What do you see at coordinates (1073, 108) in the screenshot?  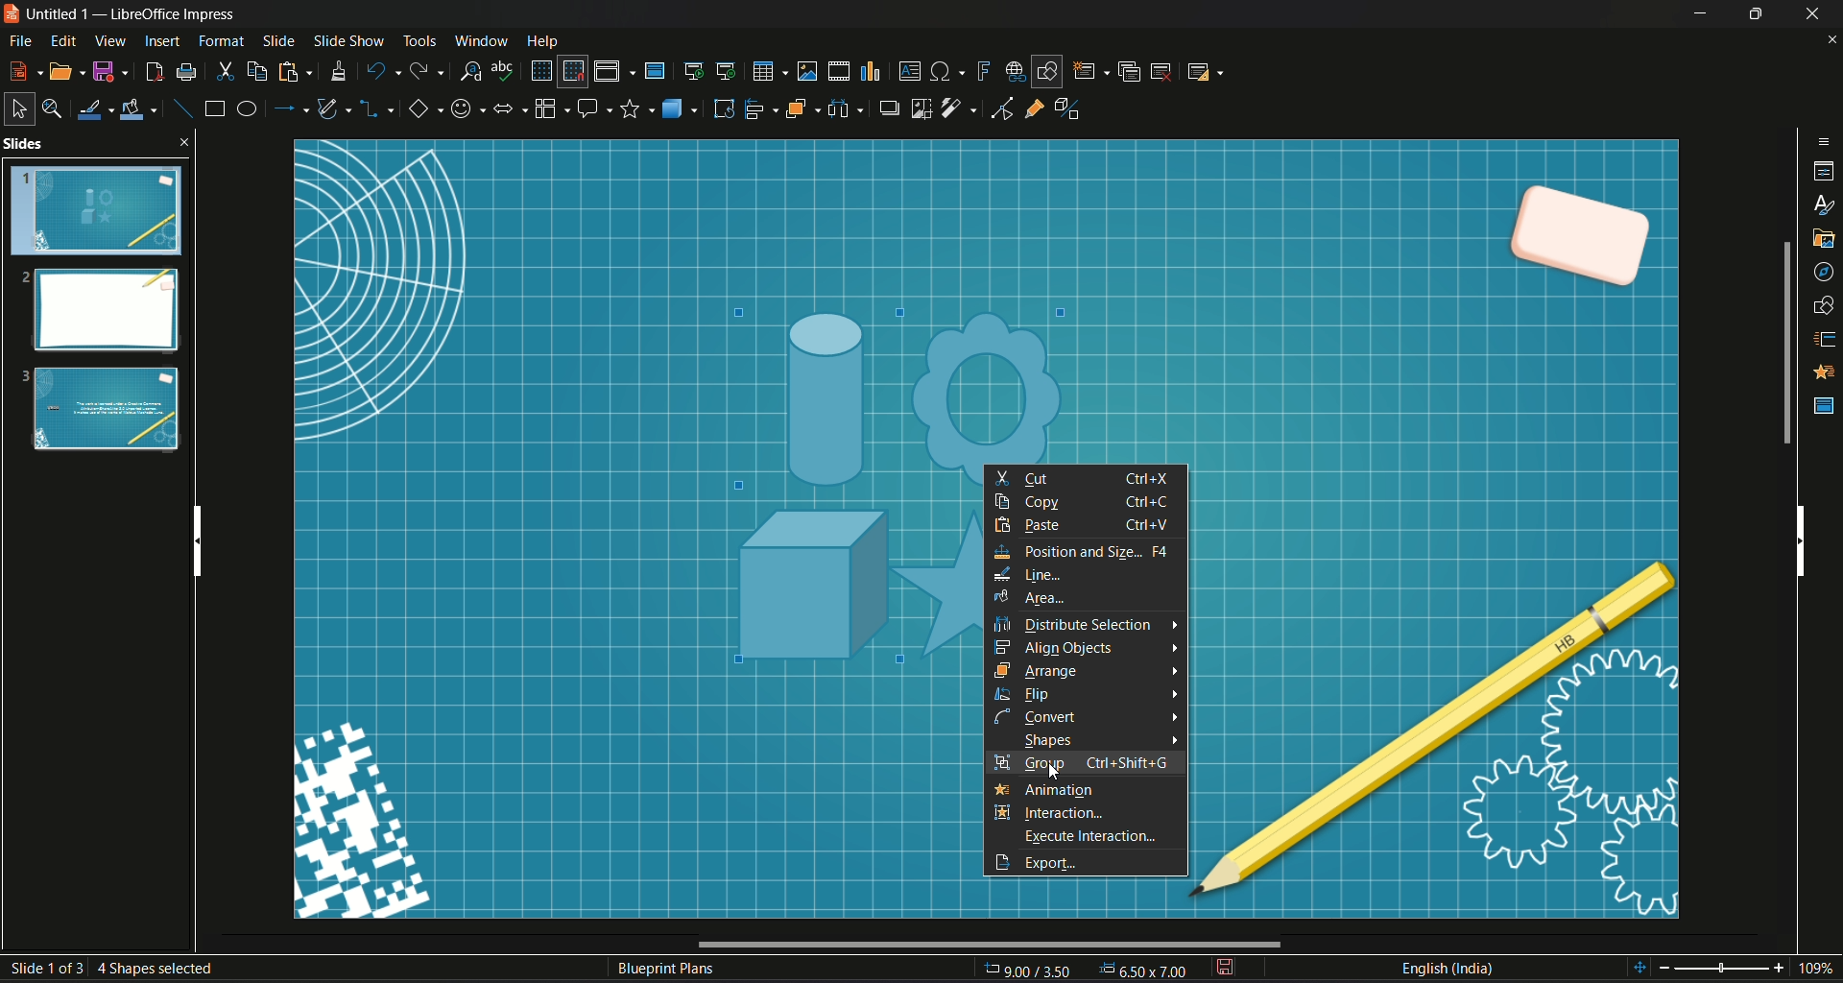 I see `toggle extrusion` at bounding box center [1073, 108].